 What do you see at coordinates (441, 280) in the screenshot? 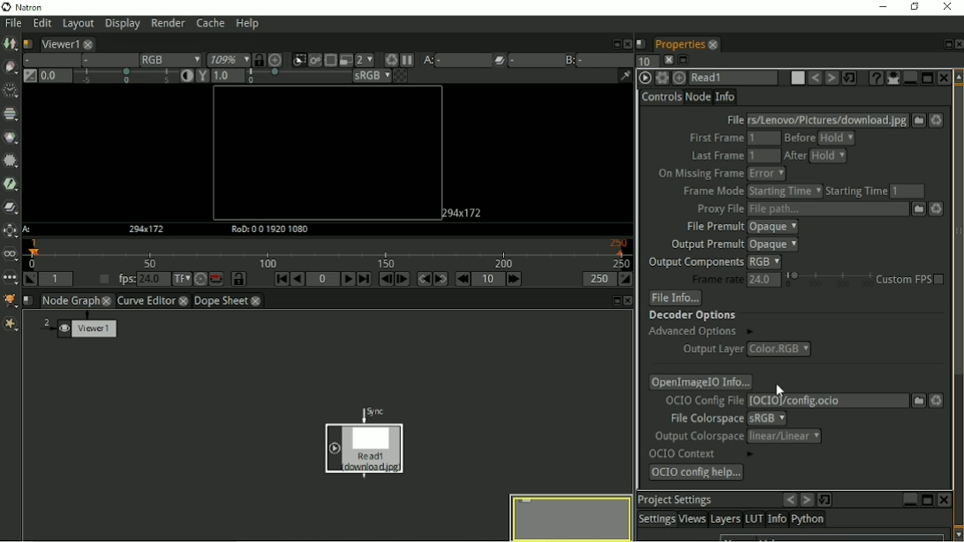
I see `Next keyframe` at bounding box center [441, 280].